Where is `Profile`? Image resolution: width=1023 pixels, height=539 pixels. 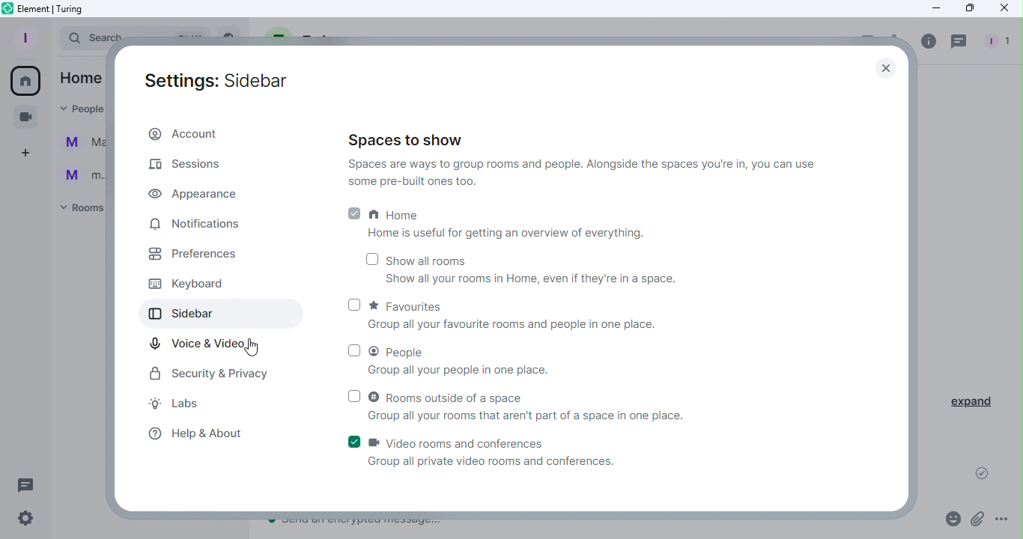
Profile is located at coordinates (25, 37).